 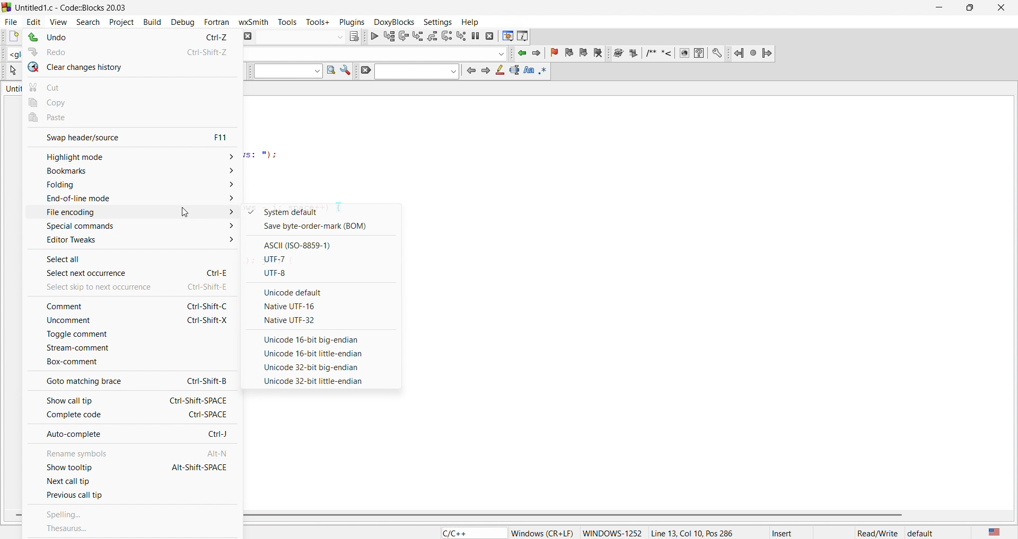 What do you see at coordinates (432, 36) in the screenshot?
I see `step out` at bounding box center [432, 36].